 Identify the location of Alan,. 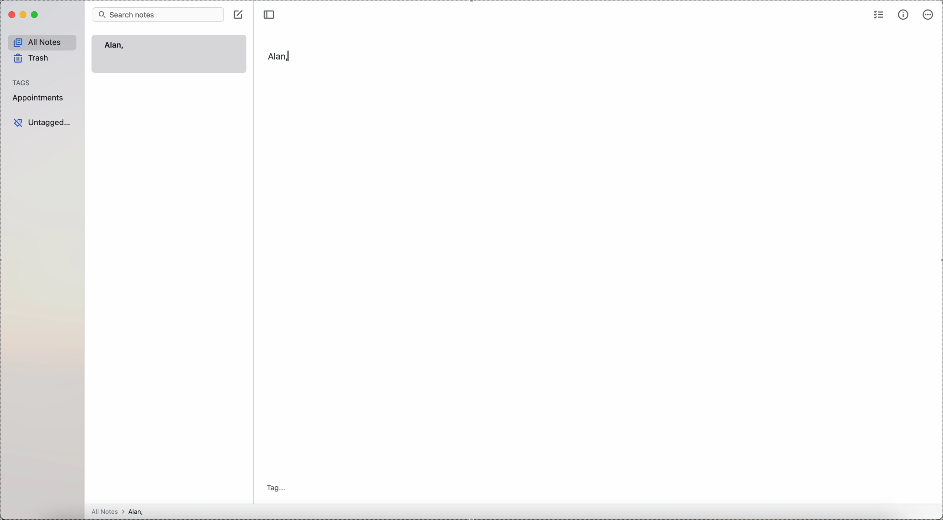
(280, 56).